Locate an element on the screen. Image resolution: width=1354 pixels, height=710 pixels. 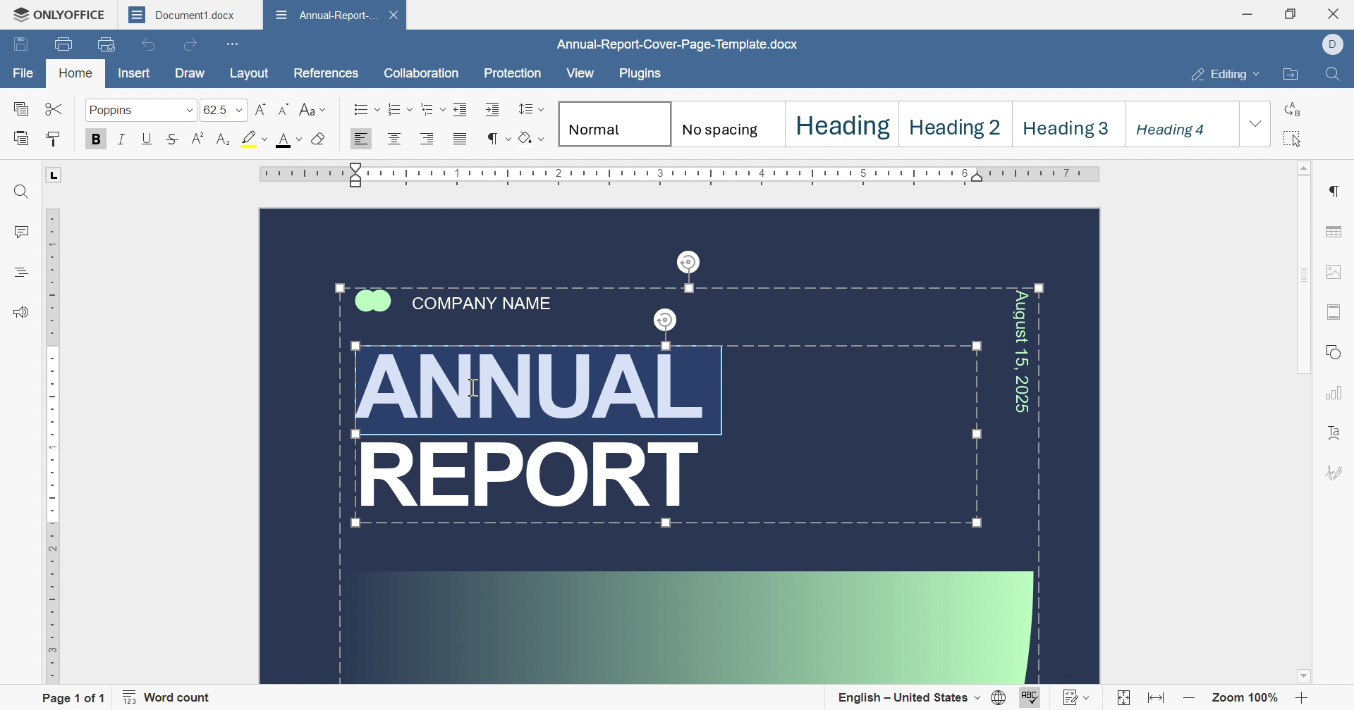
increment font size is located at coordinates (262, 109).